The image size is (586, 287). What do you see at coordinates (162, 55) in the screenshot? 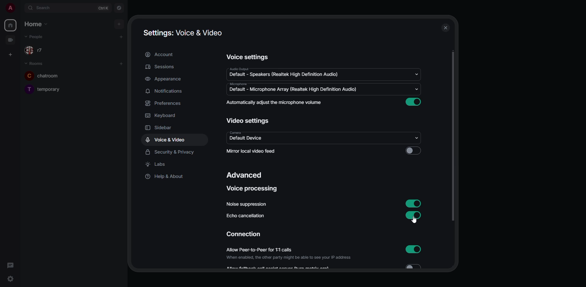
I see `account` at bounding box center [162, 55].